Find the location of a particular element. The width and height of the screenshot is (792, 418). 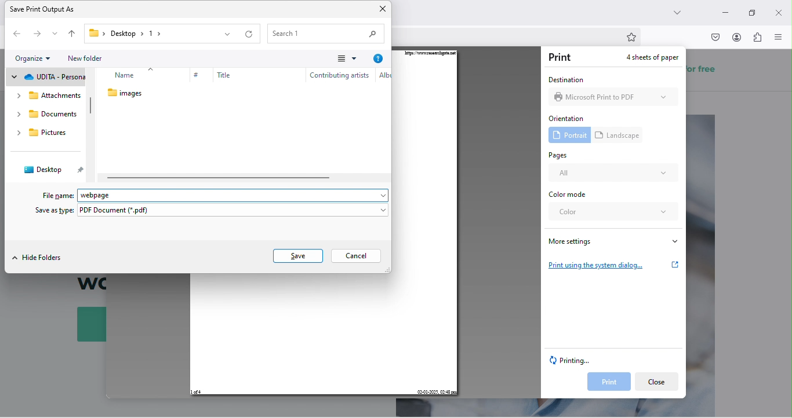

extension is located at coordinates (758, 40).